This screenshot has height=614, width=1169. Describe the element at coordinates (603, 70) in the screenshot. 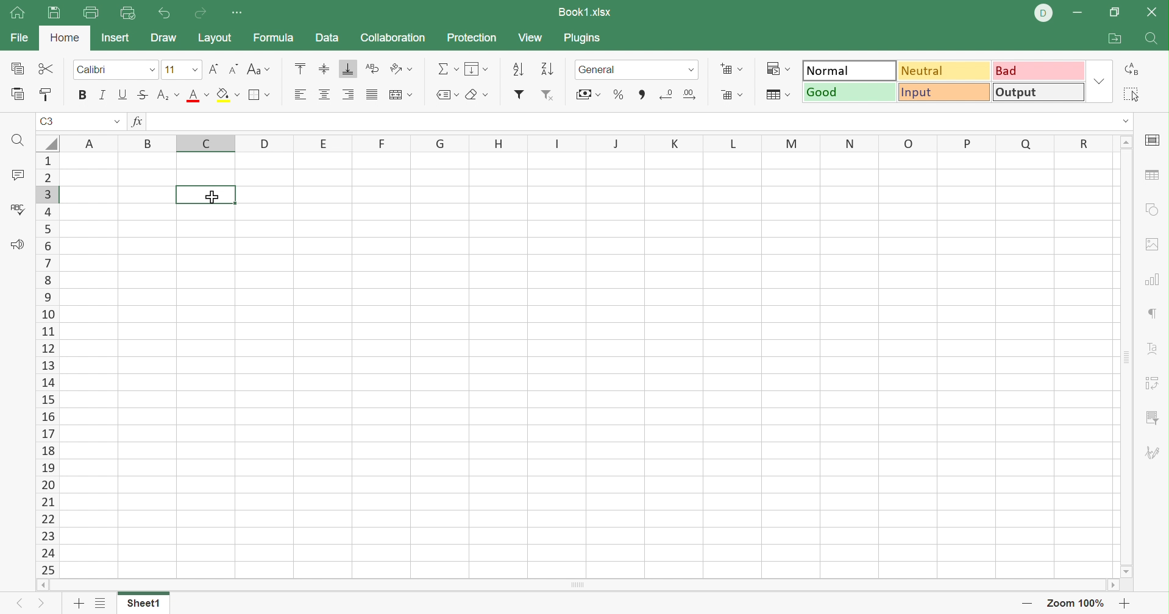

I see `General` at that location.